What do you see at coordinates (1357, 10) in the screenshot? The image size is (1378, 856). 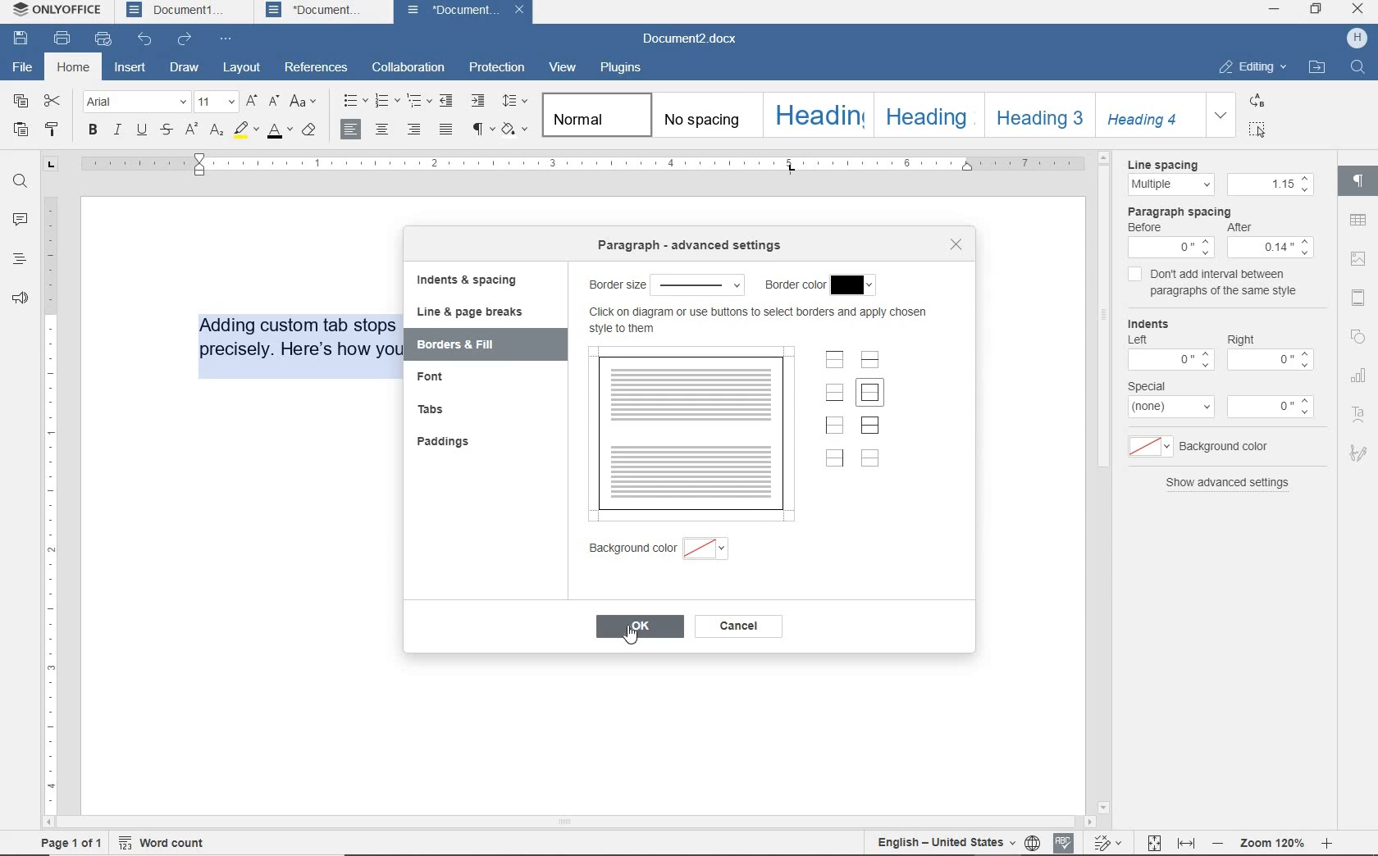 I see `close` at bounding box center [1357, 10].